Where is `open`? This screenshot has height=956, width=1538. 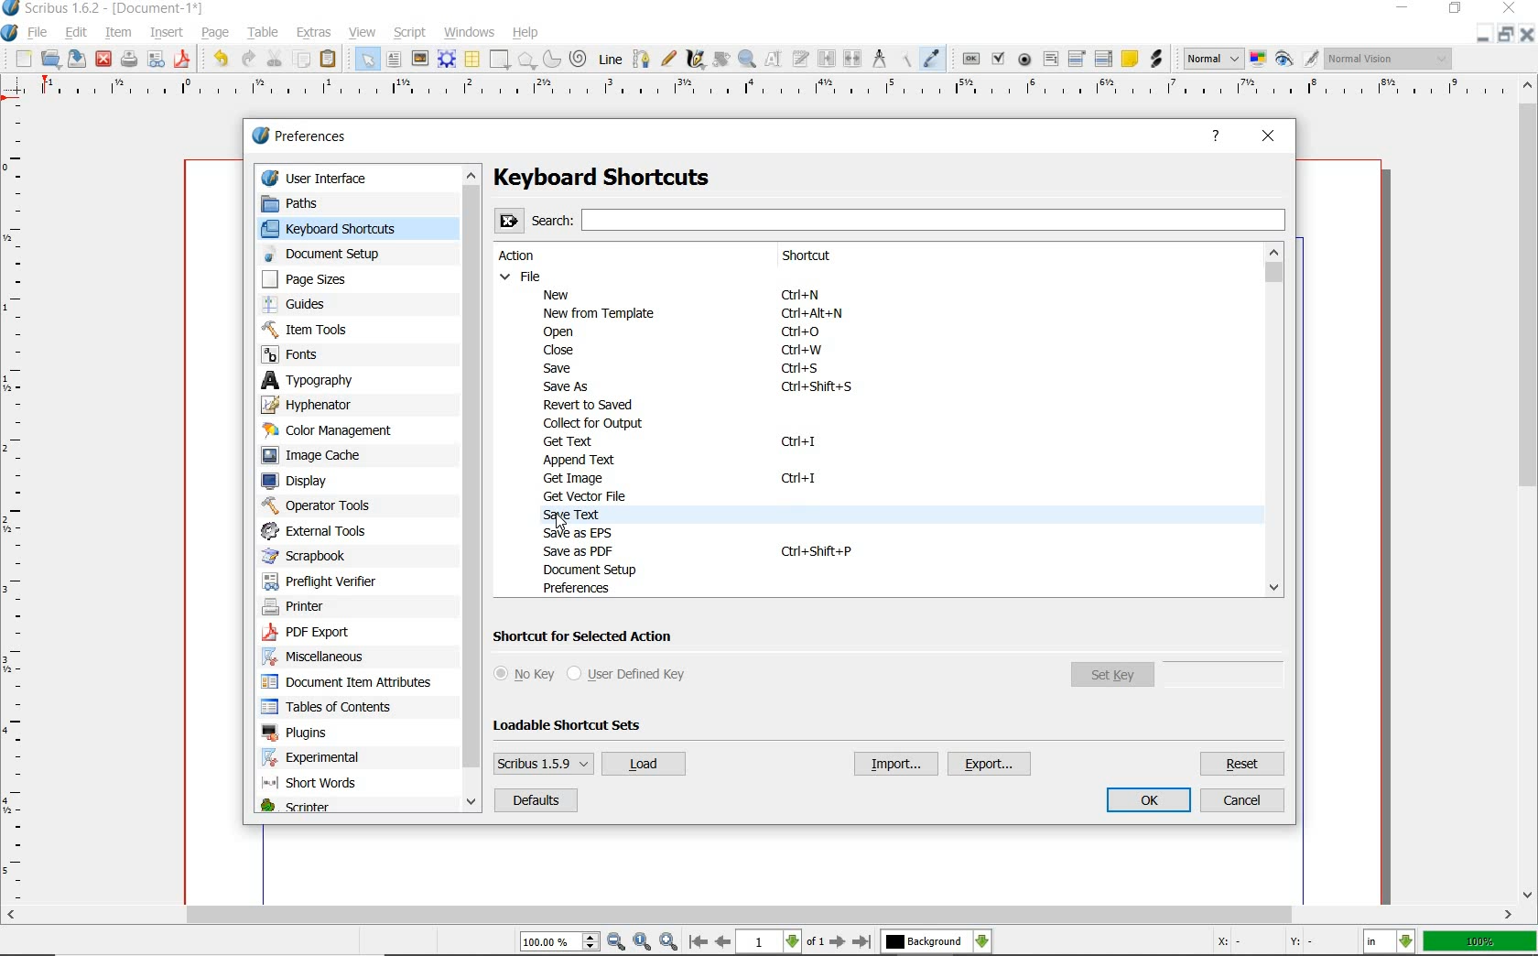 open is located at coordinates (50, 58).